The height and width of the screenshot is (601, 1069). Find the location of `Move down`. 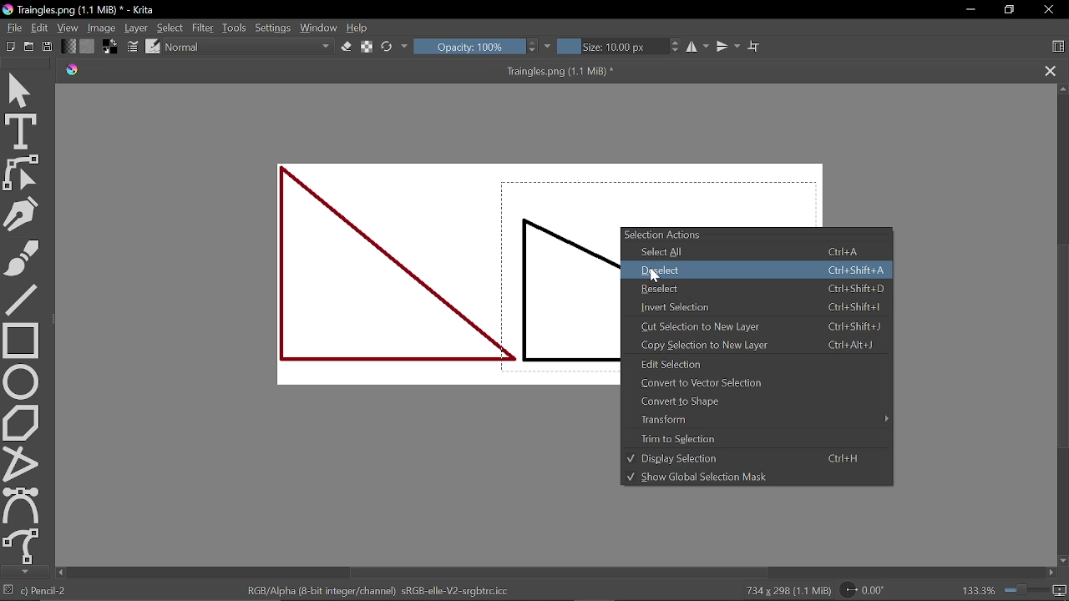

Move down is located at coordinates (1062, 561).